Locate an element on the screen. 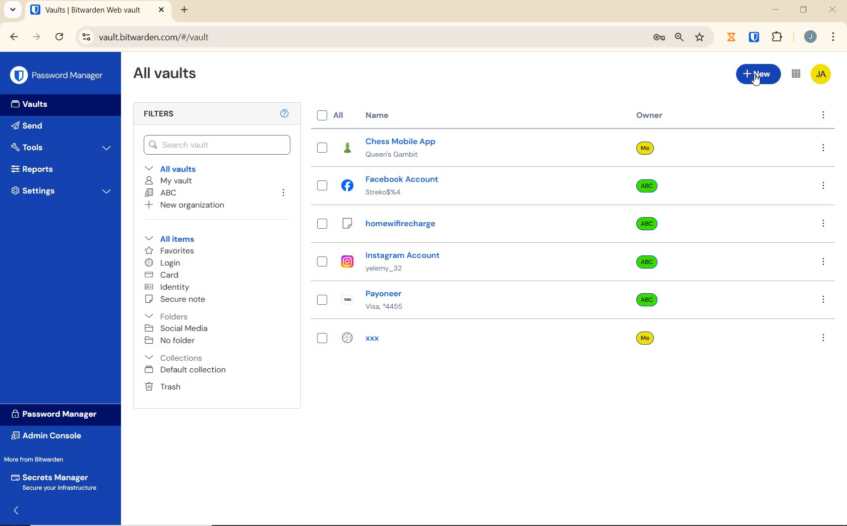 This screenshot has height=526, width=847. close is located at coordinates (833, 9).